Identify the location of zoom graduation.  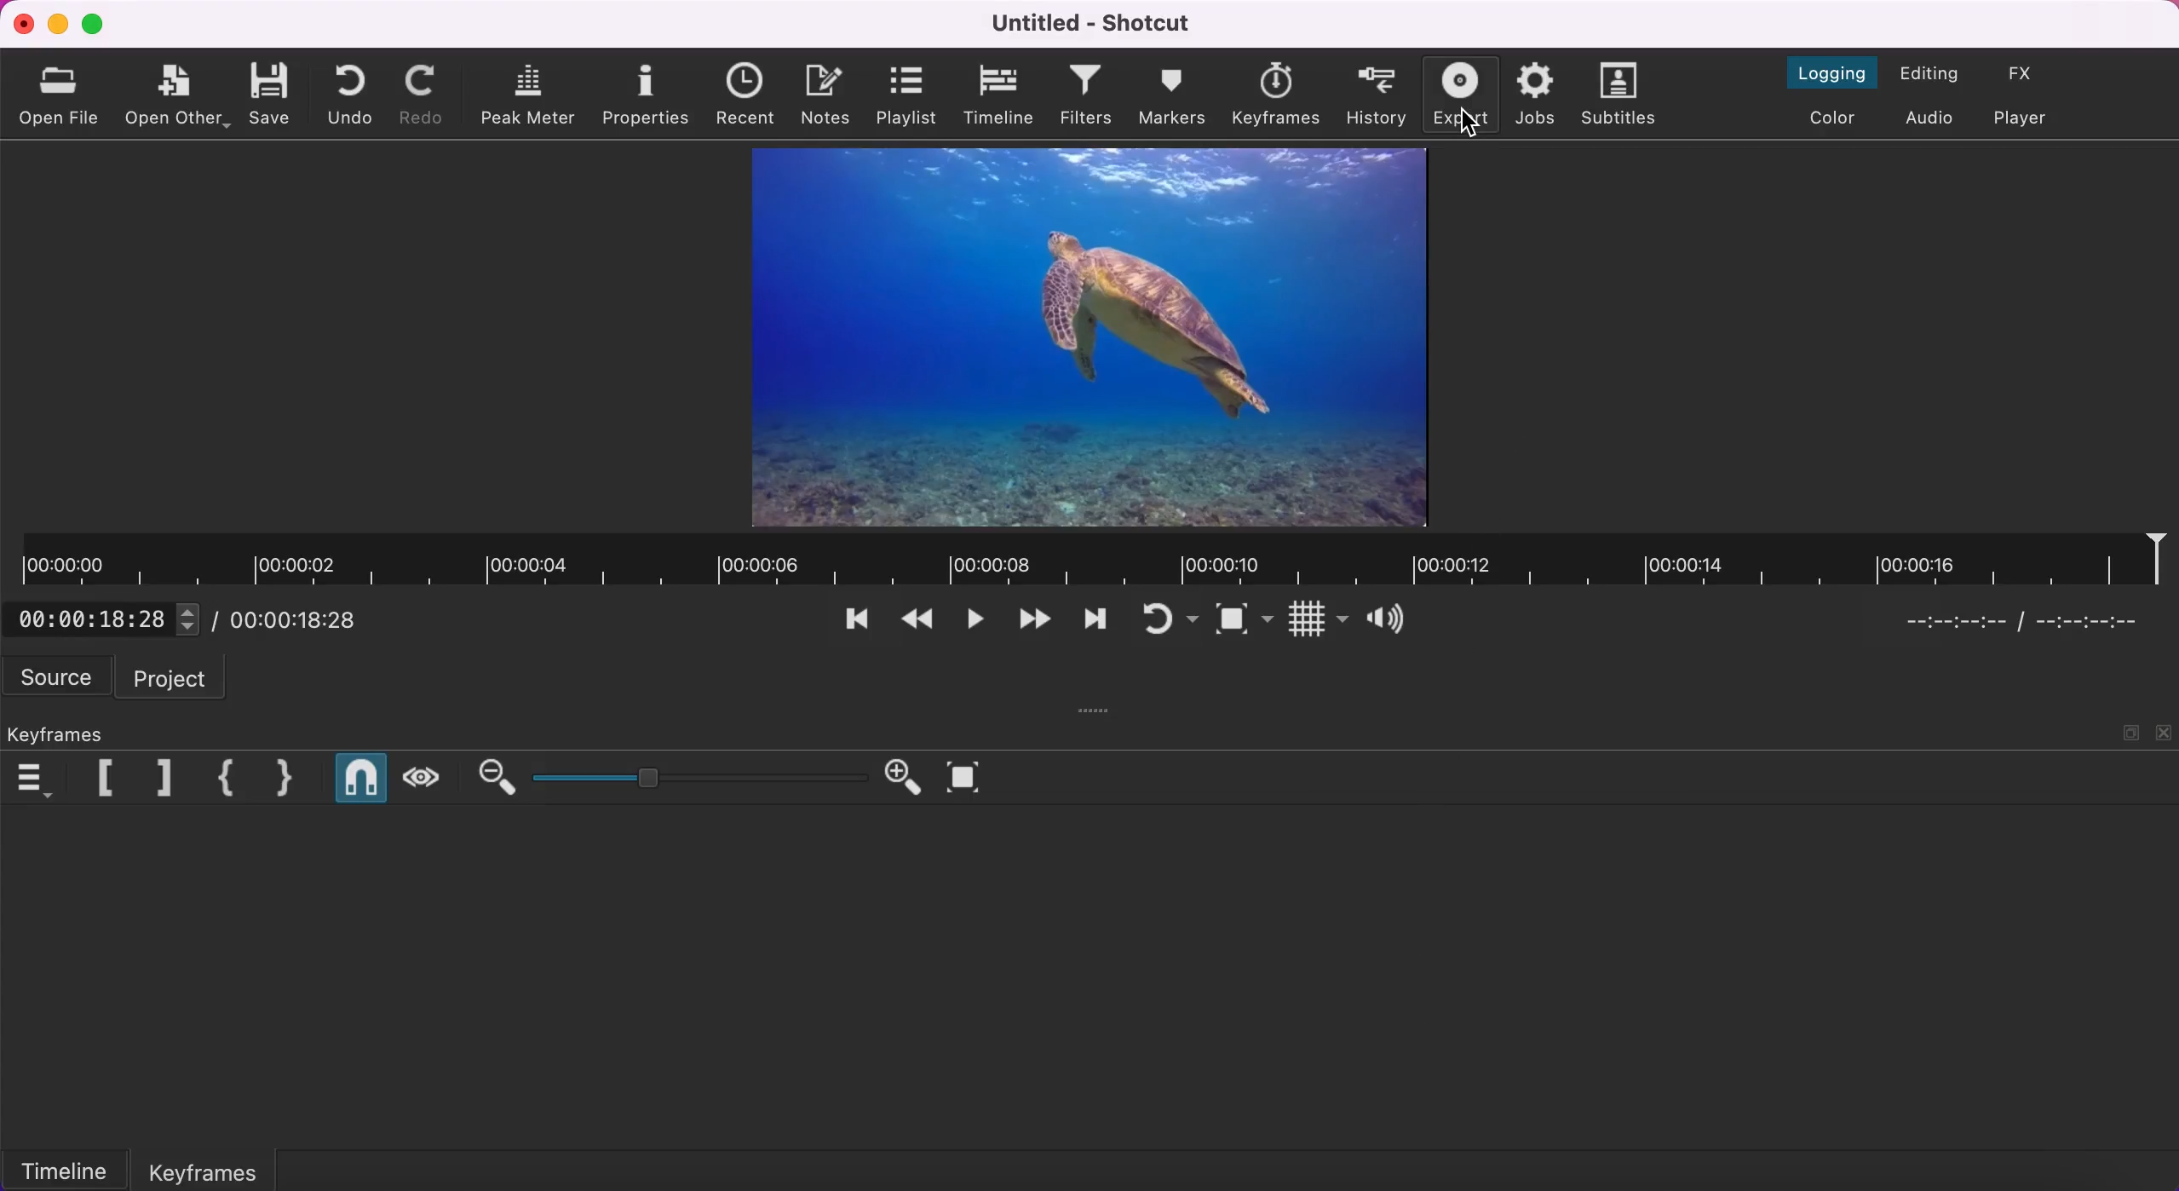
(694, 778).